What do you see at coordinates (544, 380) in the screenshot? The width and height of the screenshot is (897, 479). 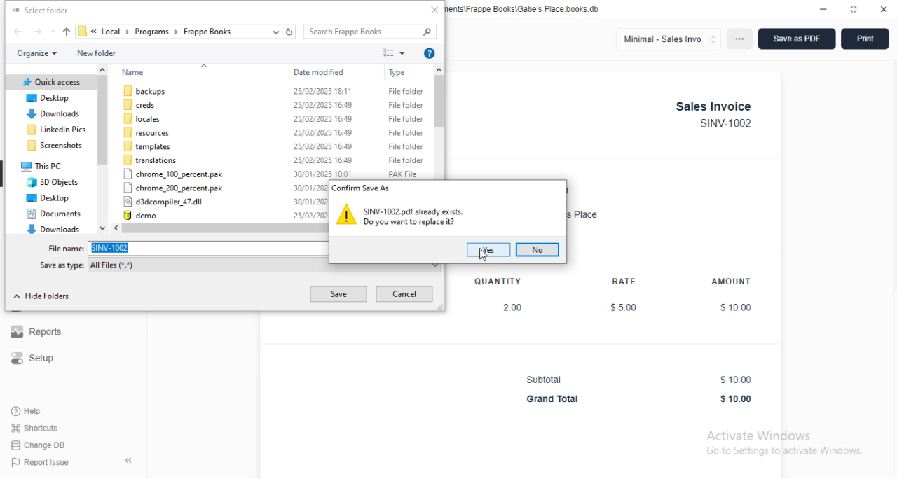 I see `Subtotal` at bounding box center [544, 380].